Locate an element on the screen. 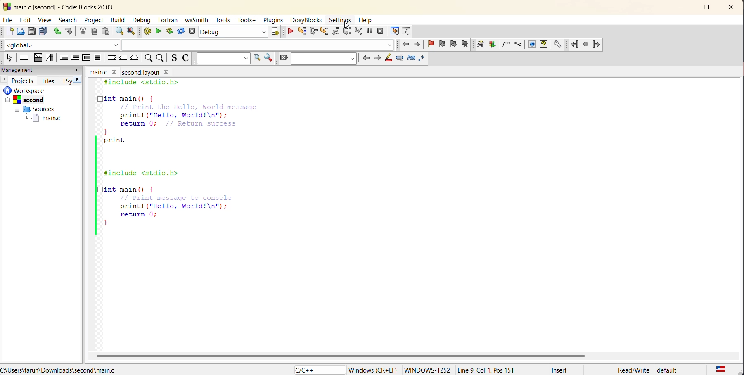 This screenshot has height=375, width=744. search is located at coordinates (326, 59).